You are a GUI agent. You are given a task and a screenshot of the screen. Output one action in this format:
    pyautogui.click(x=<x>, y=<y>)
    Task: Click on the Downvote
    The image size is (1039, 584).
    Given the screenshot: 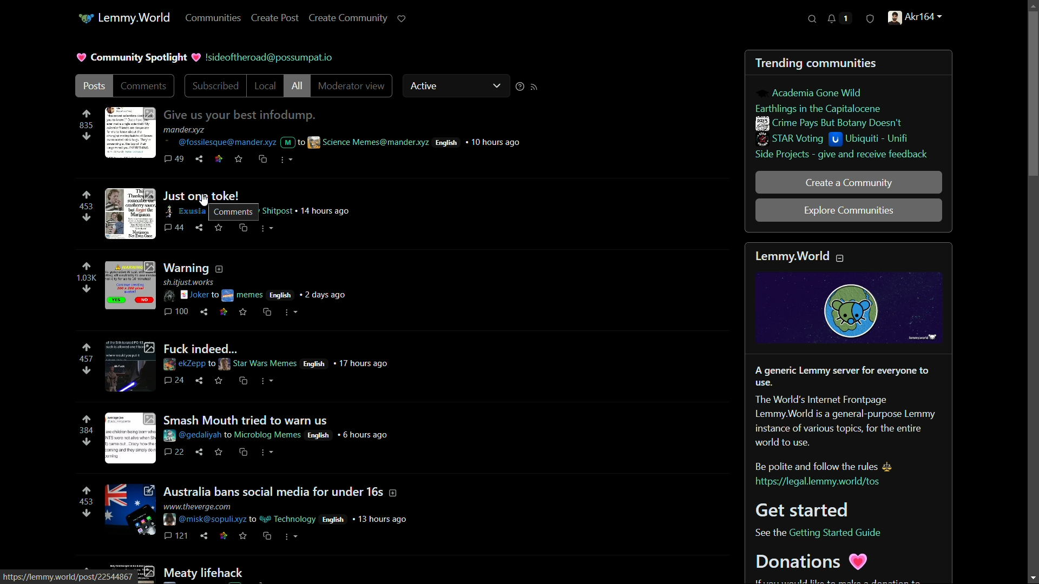 What is the action you would take?
    pyautogui.click(x=88, y=138)
    